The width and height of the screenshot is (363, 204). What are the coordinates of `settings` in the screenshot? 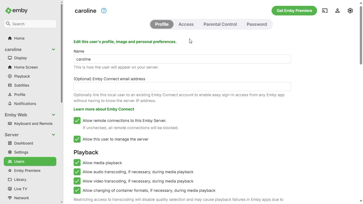 It's located at (337, 10).